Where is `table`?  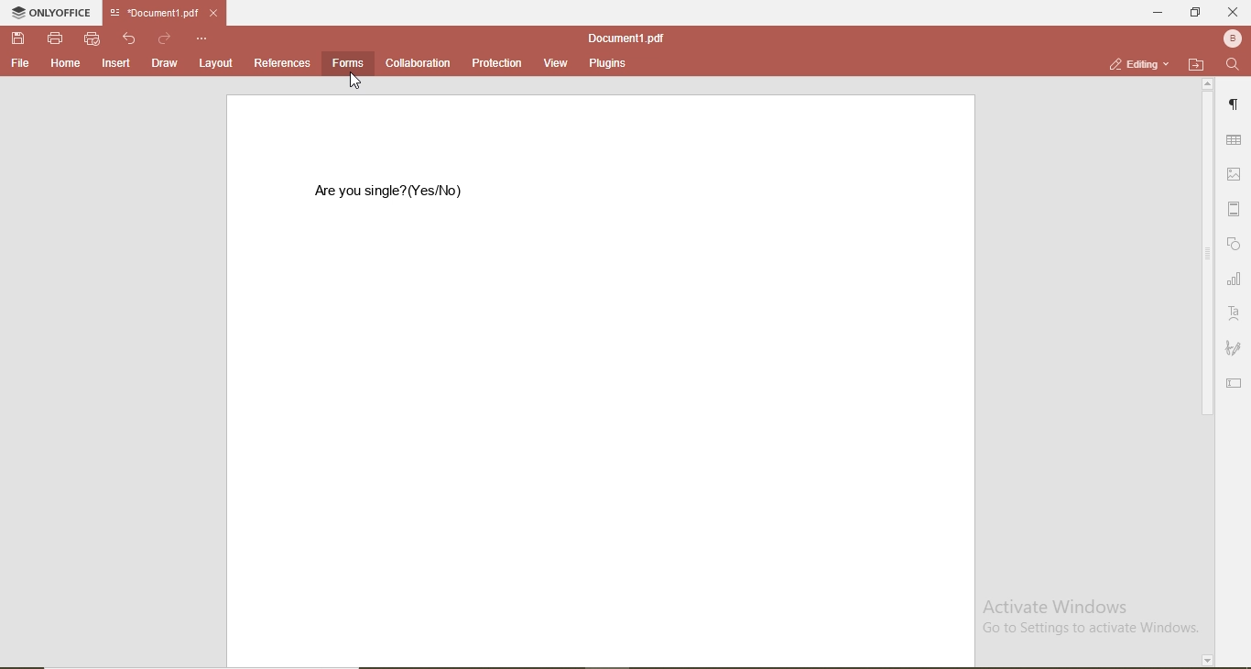
table is located at coordinates (1233, 141).